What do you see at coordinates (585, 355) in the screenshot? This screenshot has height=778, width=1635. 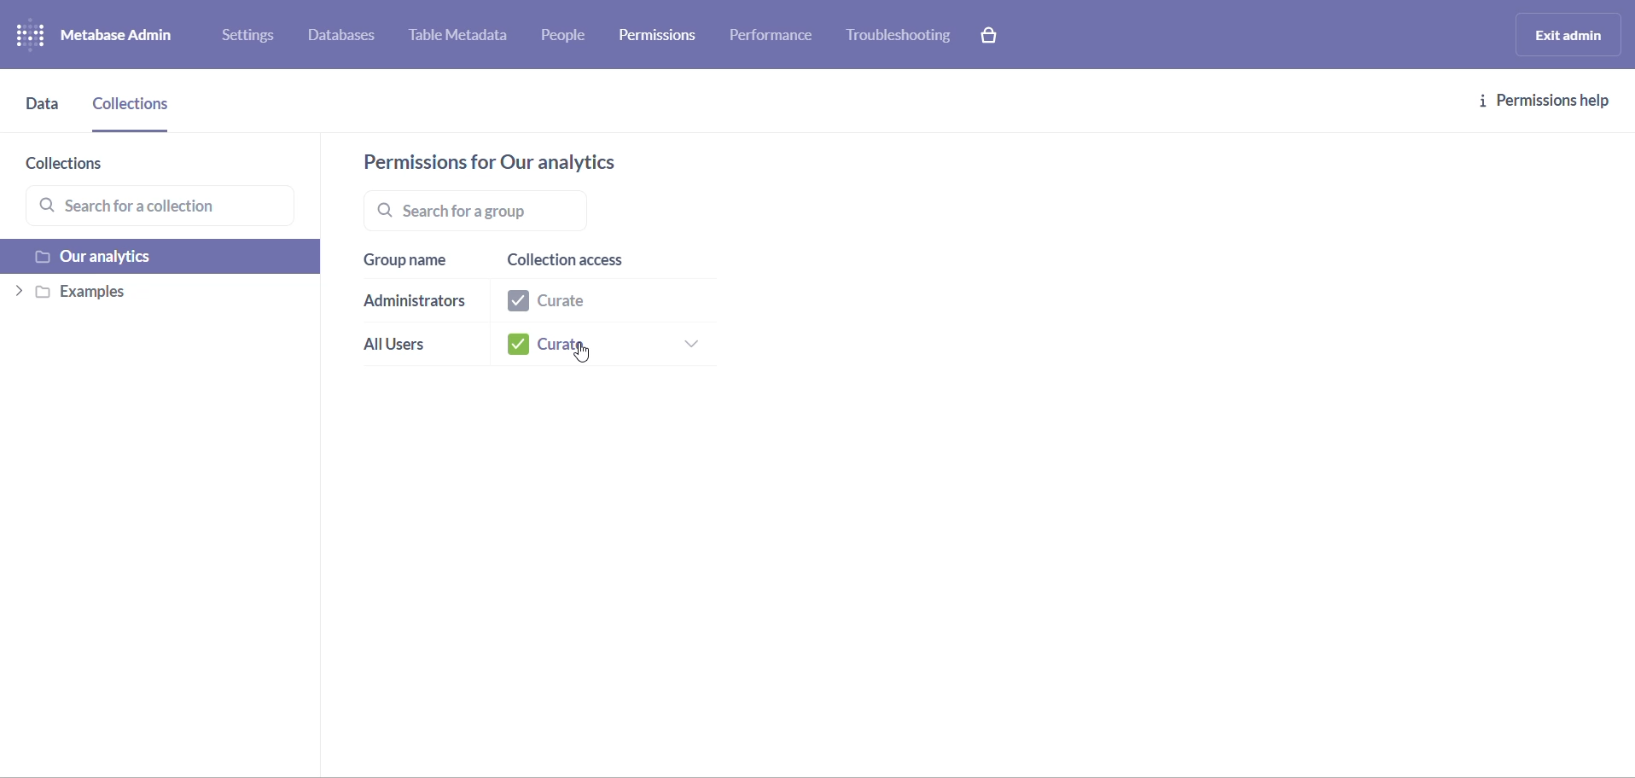 I see `access level` at bounding box center [585, 355].